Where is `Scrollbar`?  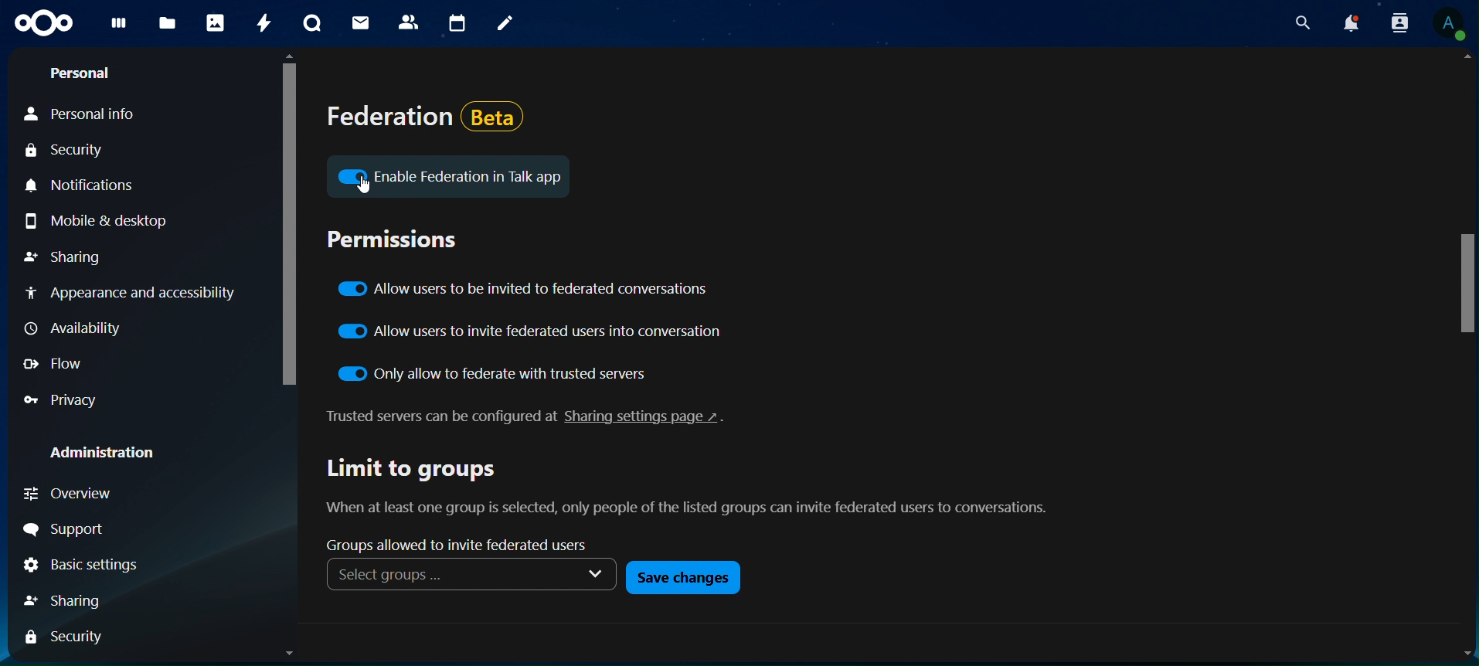
Scrollbar is located at coordinates (290, 357).